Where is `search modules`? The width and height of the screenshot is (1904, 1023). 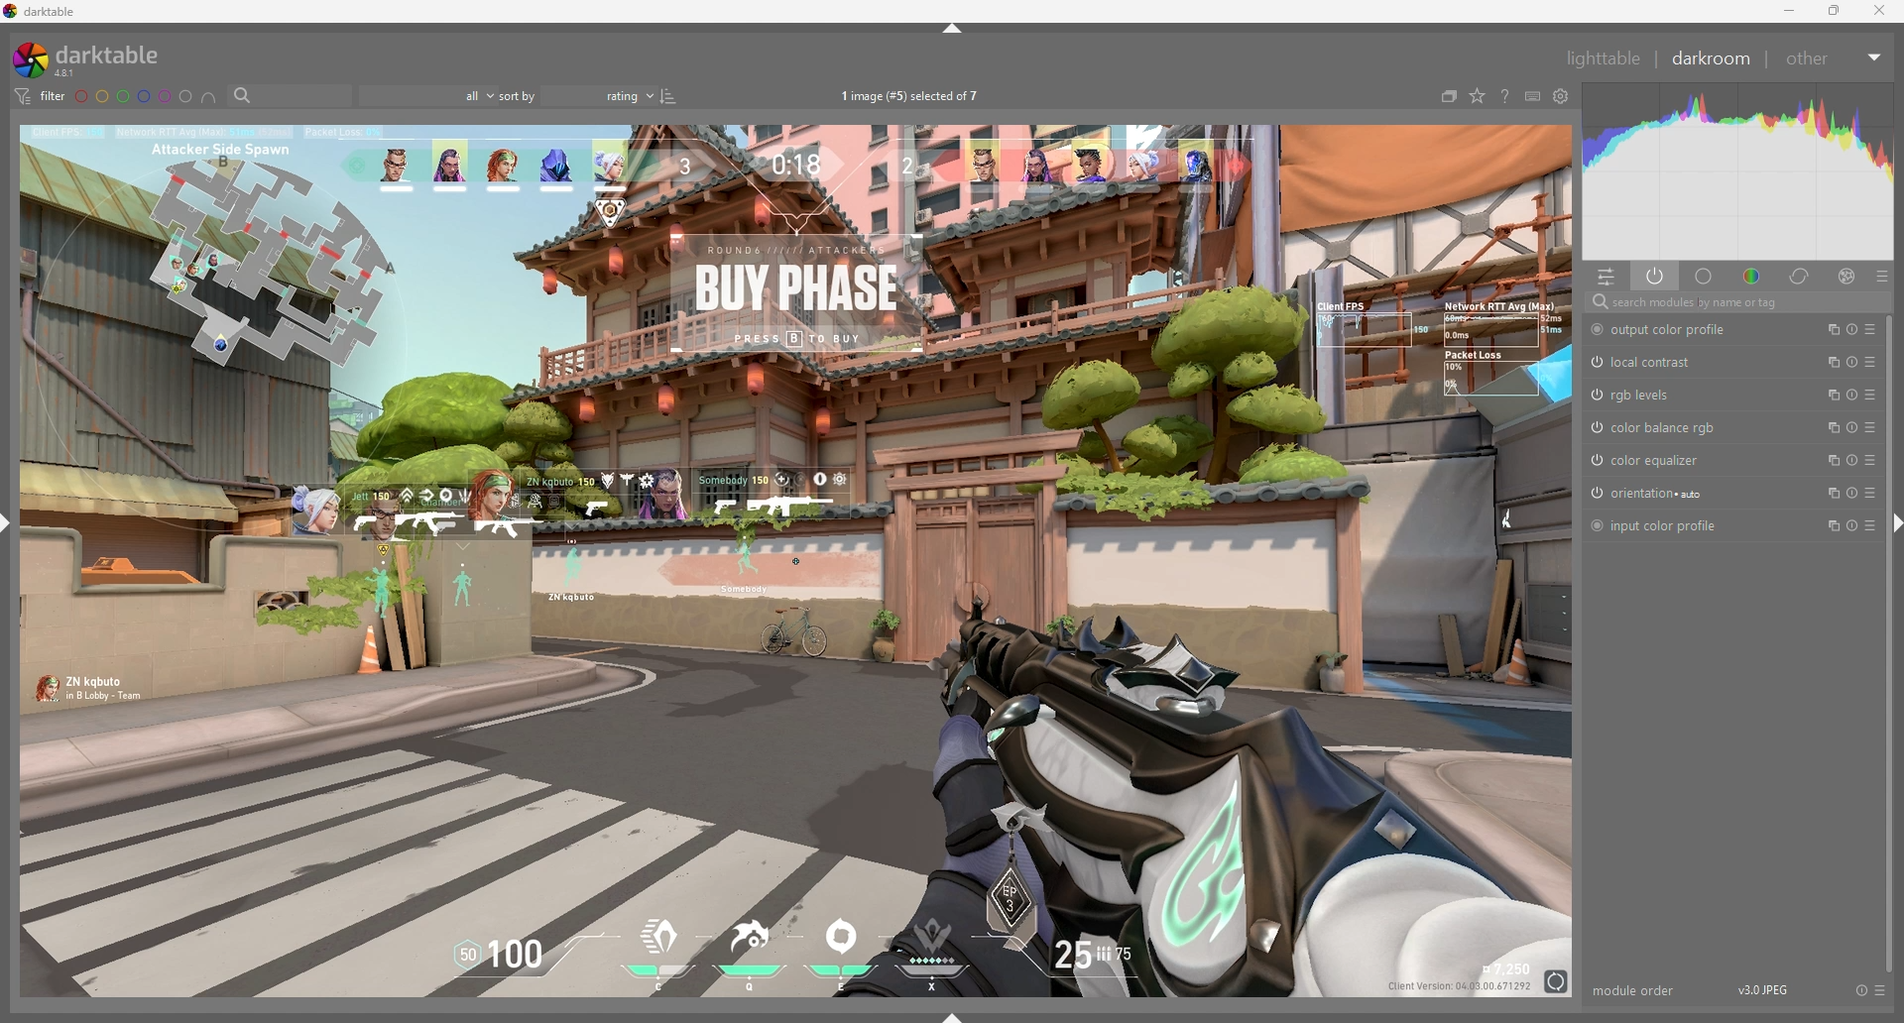 search modules is located at coordinates (1736, 302).